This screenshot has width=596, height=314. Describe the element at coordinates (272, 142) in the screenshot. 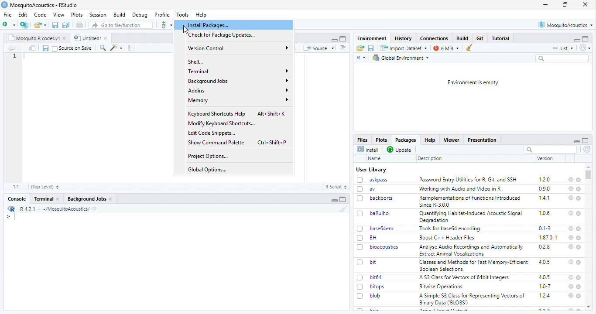

I see `Ctrl+Shift+P` at that location.